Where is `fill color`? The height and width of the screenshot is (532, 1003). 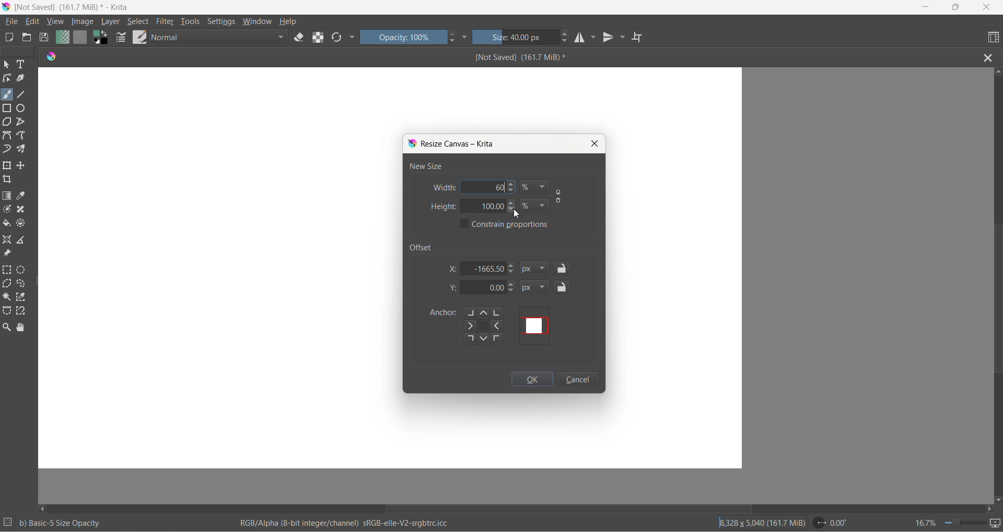 fill color is located at coordinates (7, 225).